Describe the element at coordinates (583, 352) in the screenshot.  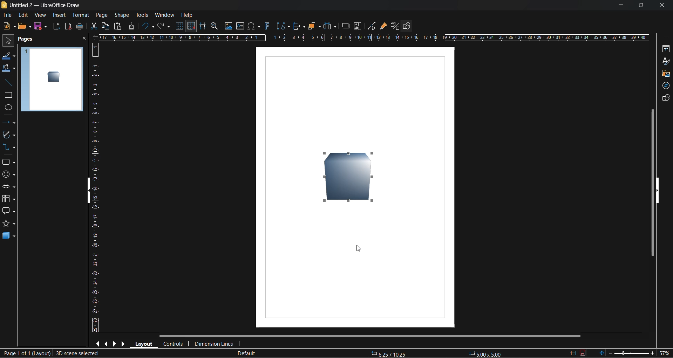
I see `click to save` at that location.